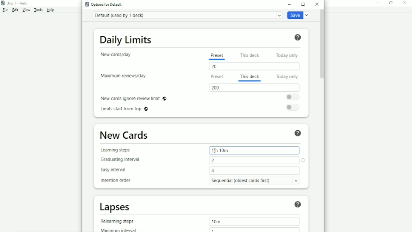 The width and height of the screenshot is (412, 232). Describe the element at coordinates (255, 149) in the screenshot. I see `1m10m` at that location.